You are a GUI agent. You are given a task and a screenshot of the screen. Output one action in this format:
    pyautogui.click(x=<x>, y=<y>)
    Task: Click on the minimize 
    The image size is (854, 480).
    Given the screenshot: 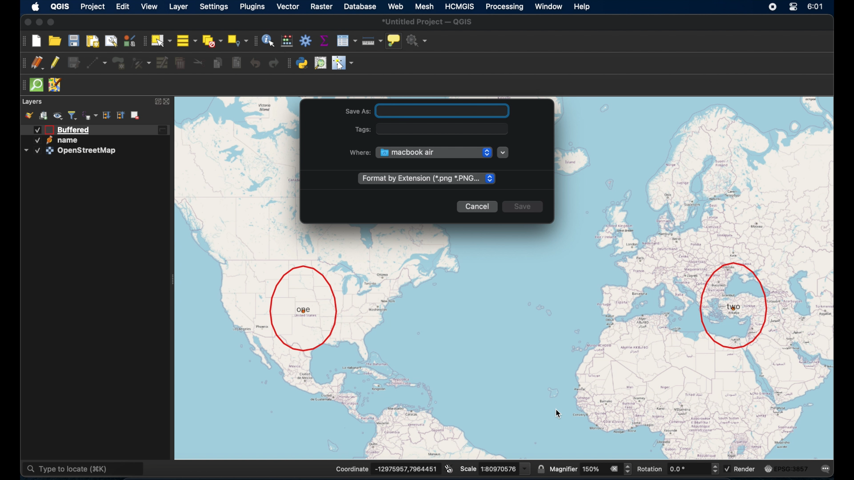 What is the action you would take?
    pyautogui.click(x=39, y=21)
    